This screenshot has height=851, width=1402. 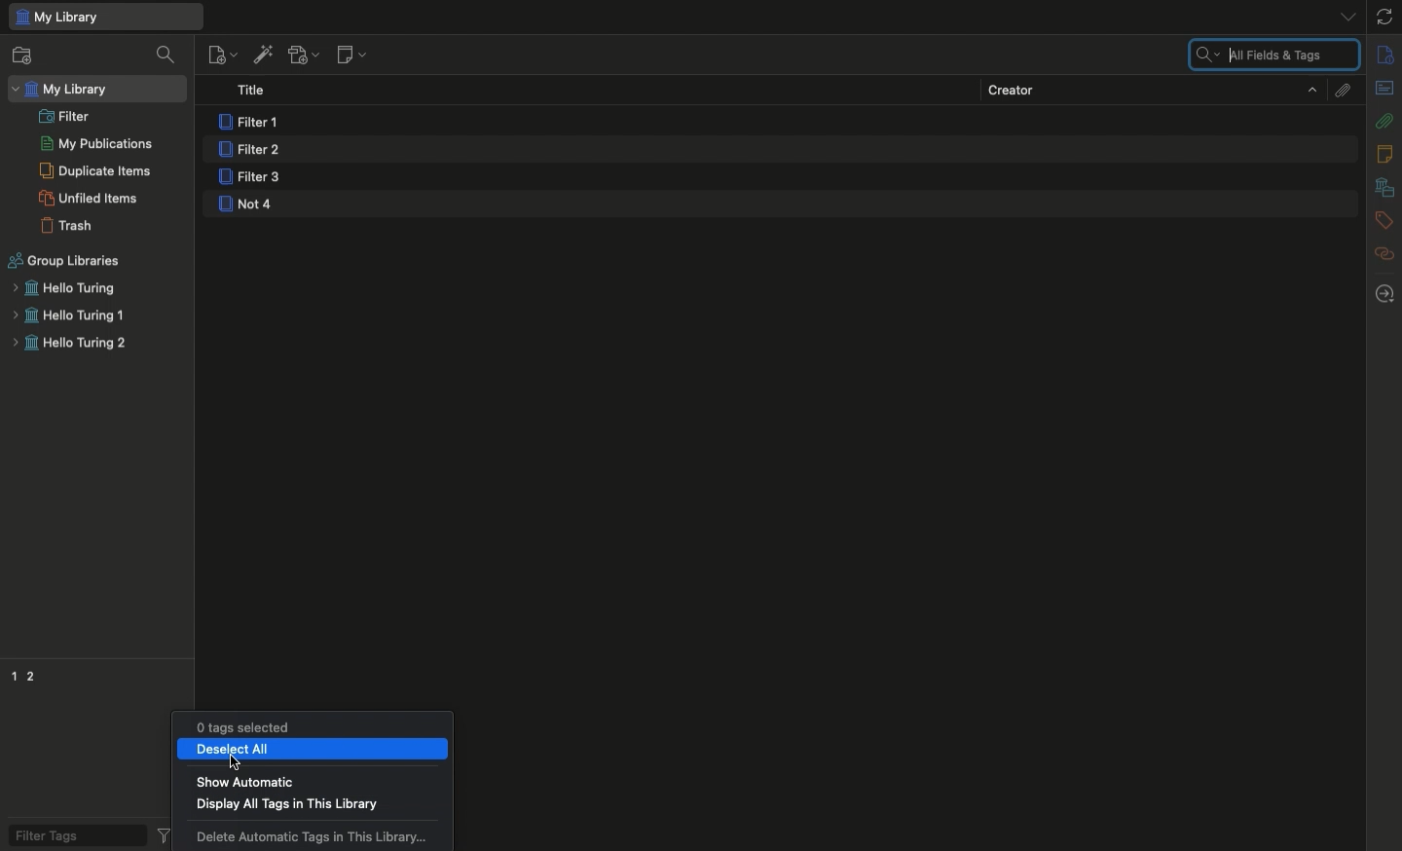 I want to click on Duplicate items, so click(x=95, y=170).